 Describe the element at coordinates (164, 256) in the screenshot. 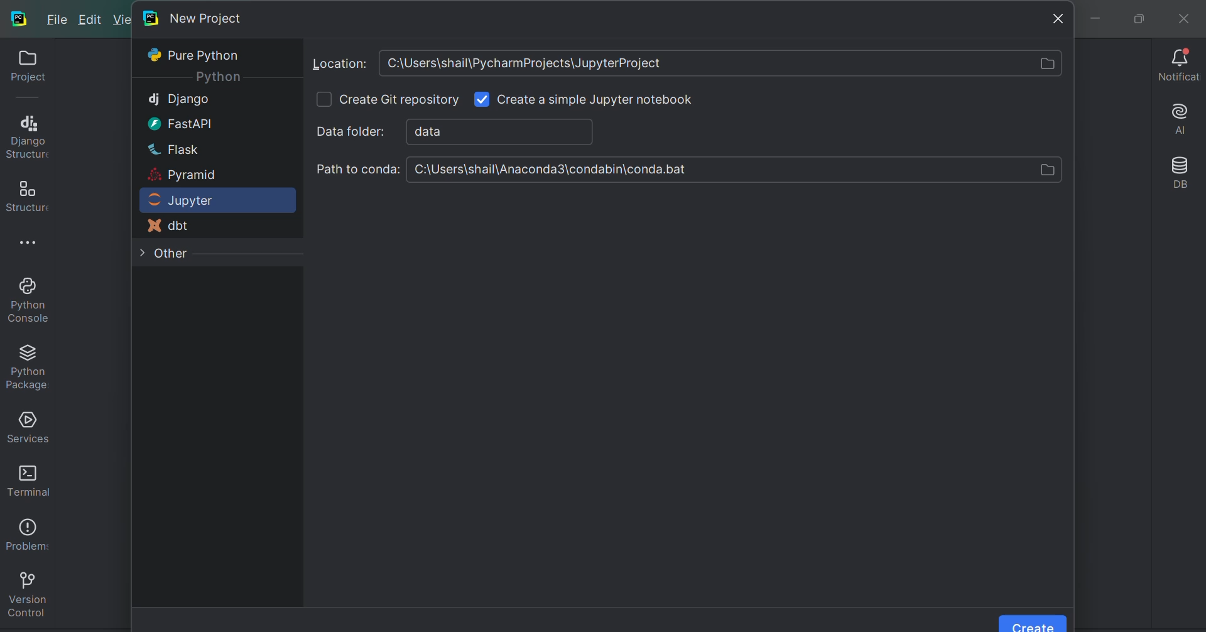

I see `Other` at that location.